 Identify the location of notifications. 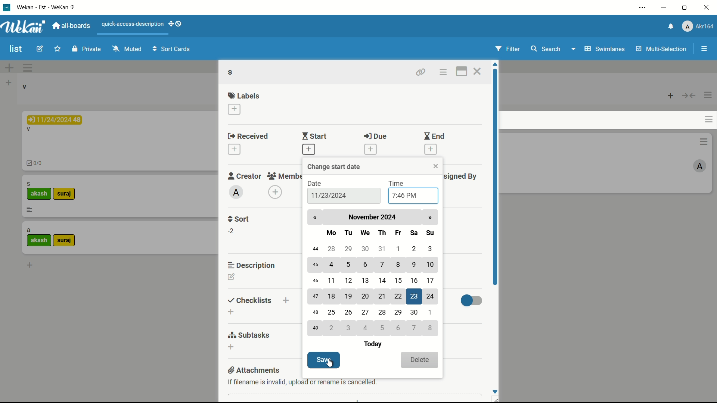
(671, 26).